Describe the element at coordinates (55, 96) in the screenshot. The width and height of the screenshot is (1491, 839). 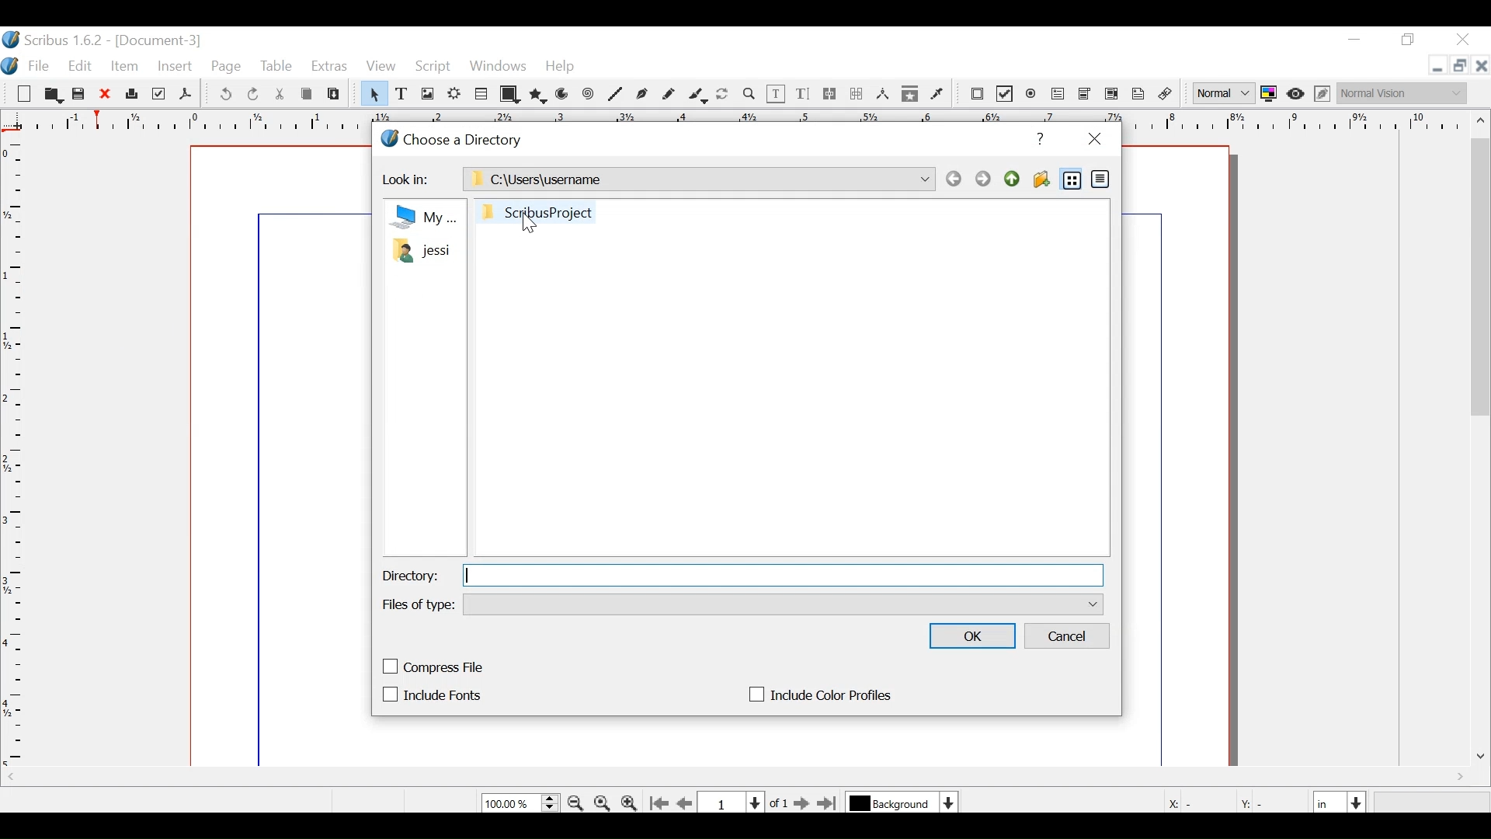
I see `Open` at that location.